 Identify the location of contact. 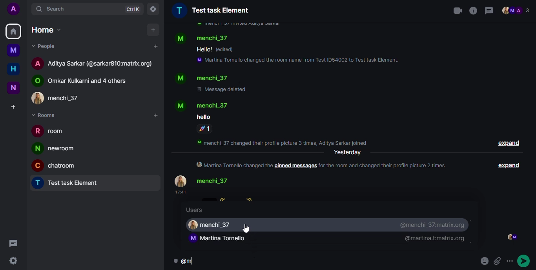
(62, 97).